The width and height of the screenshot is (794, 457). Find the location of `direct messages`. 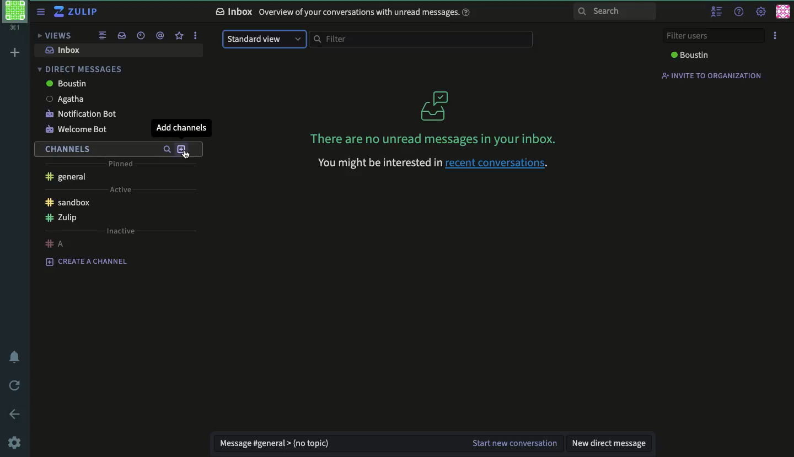

direct messages is located at coordinates (76, 70).